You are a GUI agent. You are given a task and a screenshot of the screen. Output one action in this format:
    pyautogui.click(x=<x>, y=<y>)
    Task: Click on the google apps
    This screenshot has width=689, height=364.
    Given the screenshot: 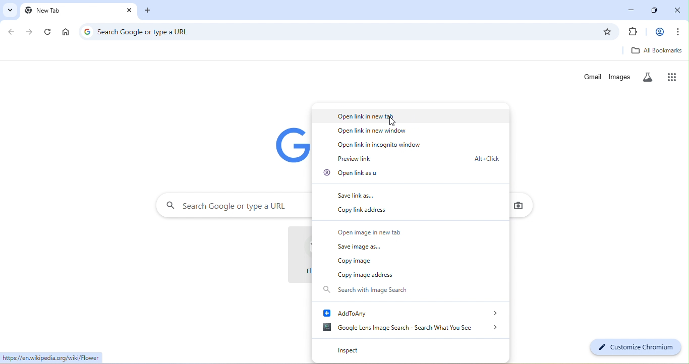 What is the action you would take?
    pyautogui.click(x=675, y=76)
    